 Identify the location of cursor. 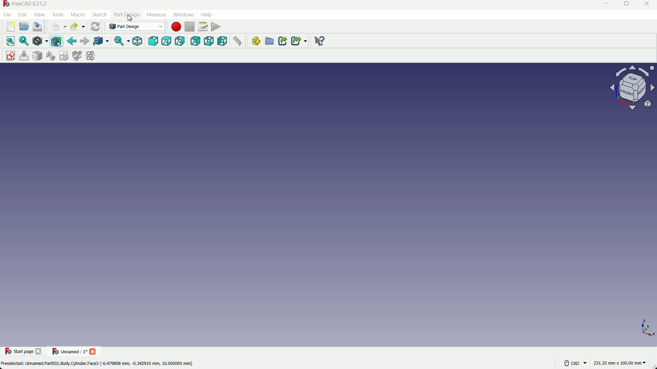
(130, 19).